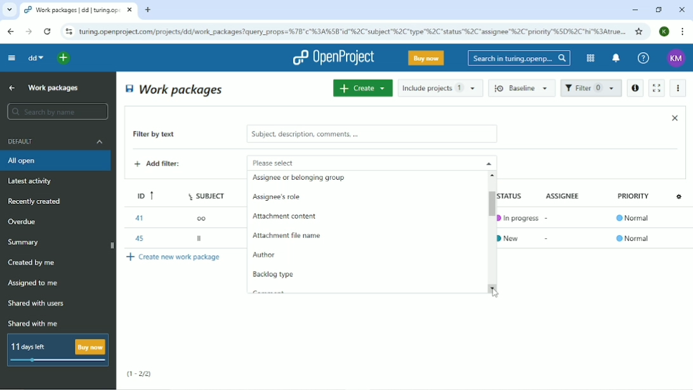 This screenshot has height=390, width=693. I want to click on Author, so click(264, 256).